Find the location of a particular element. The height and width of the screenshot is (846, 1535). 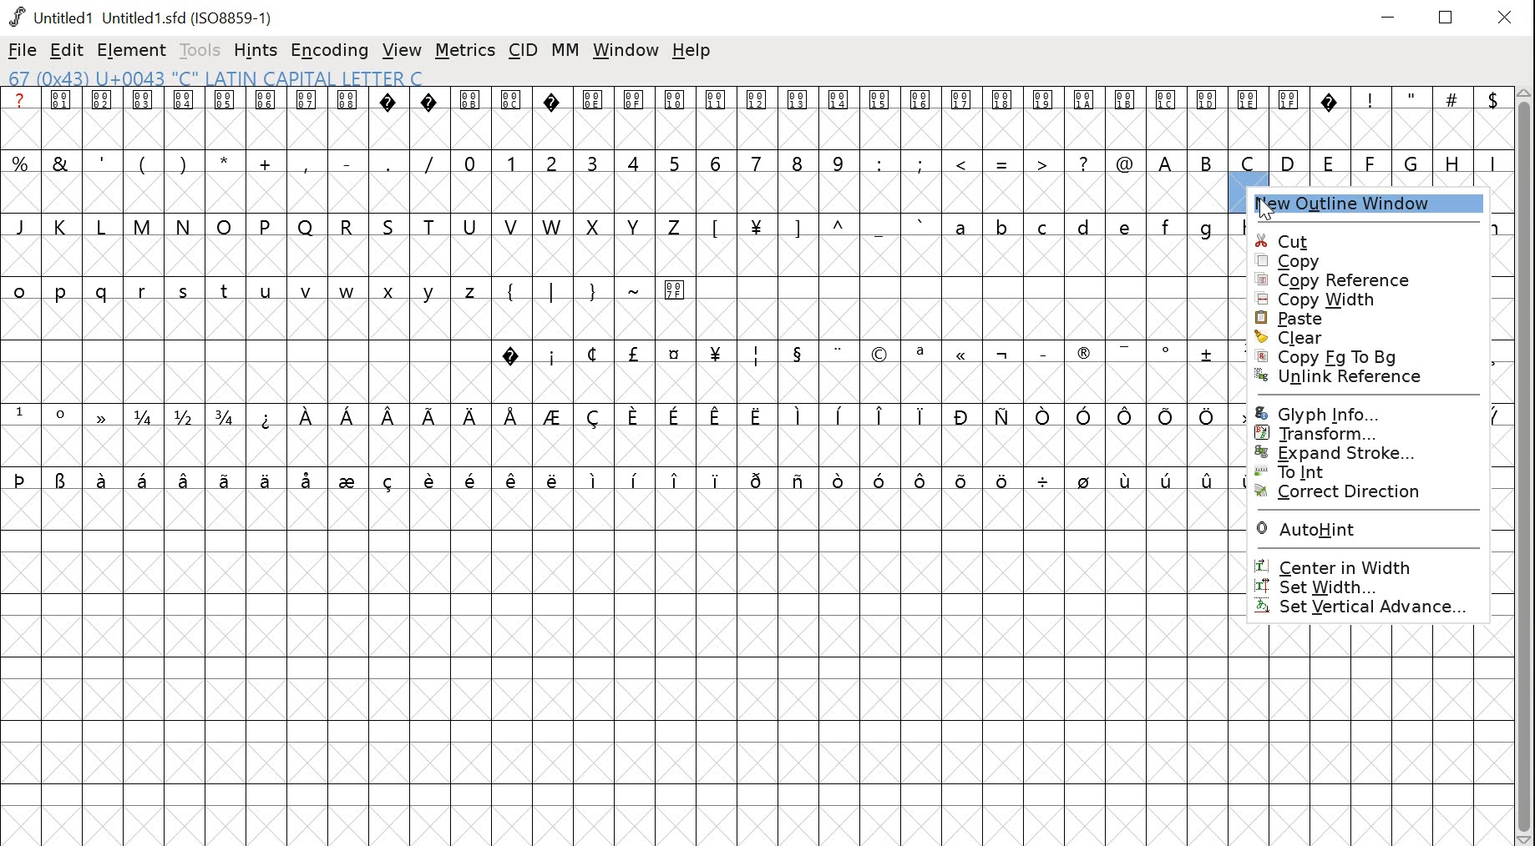

hints is located at coordinates (256, 50).